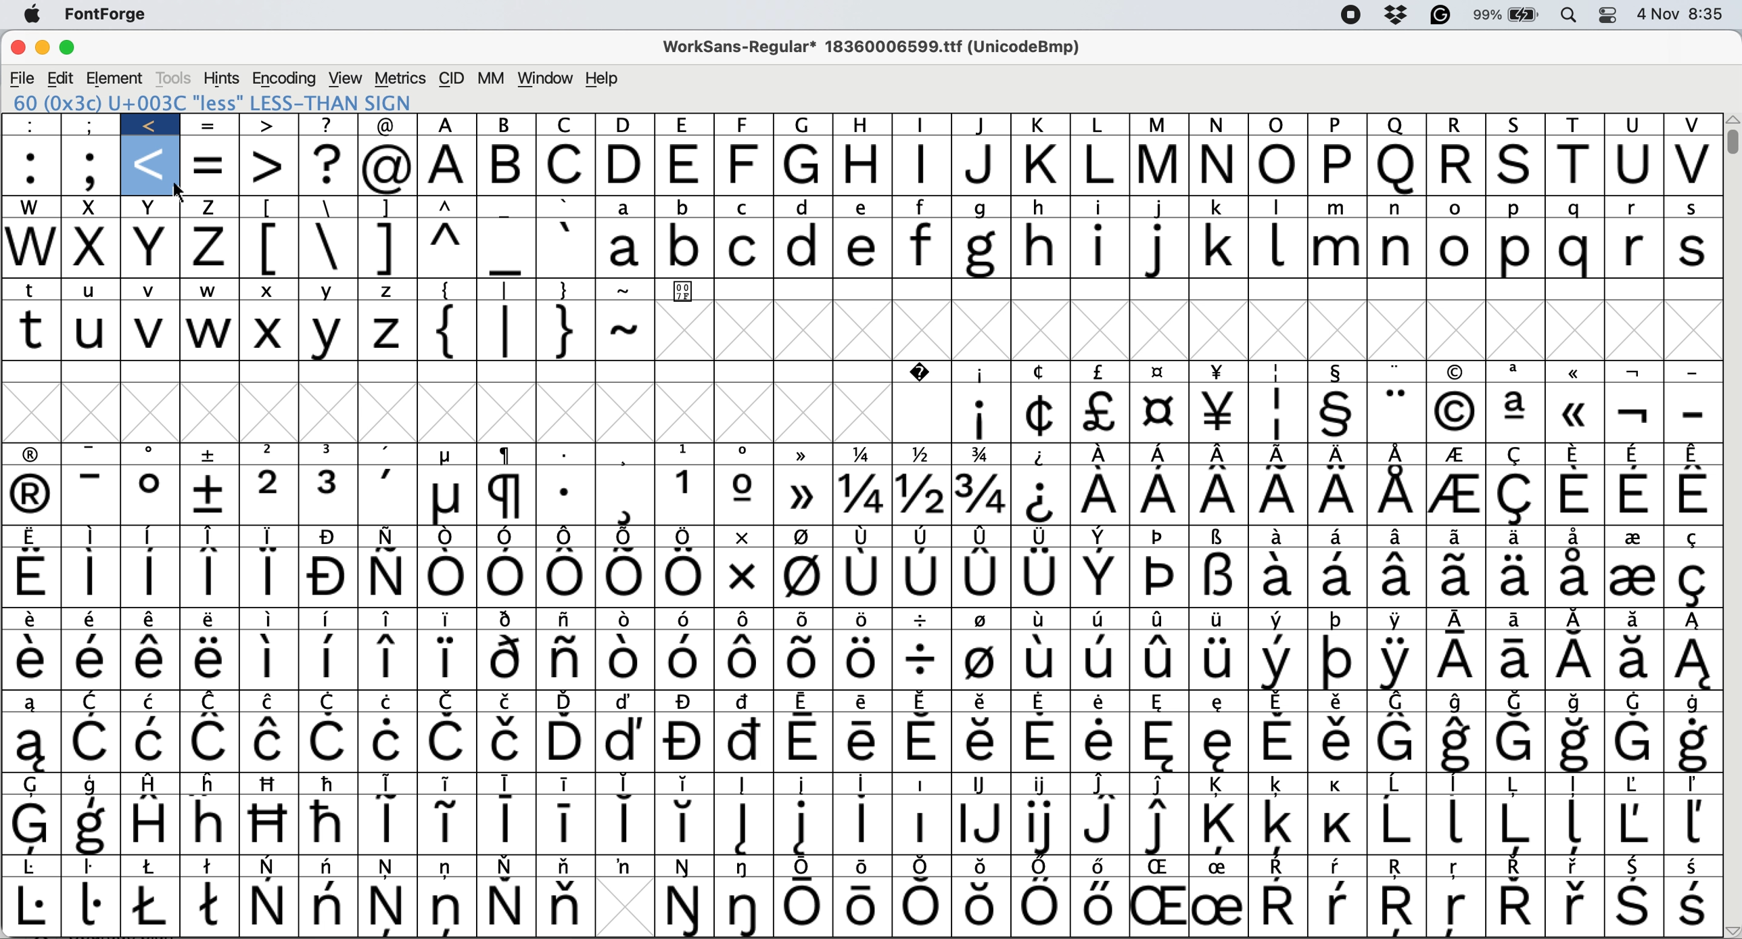 This screenshot has width=1742, height=939. Describe the element at coordinates (37, 618) in the screenshot. I see `Symbol` at that location.